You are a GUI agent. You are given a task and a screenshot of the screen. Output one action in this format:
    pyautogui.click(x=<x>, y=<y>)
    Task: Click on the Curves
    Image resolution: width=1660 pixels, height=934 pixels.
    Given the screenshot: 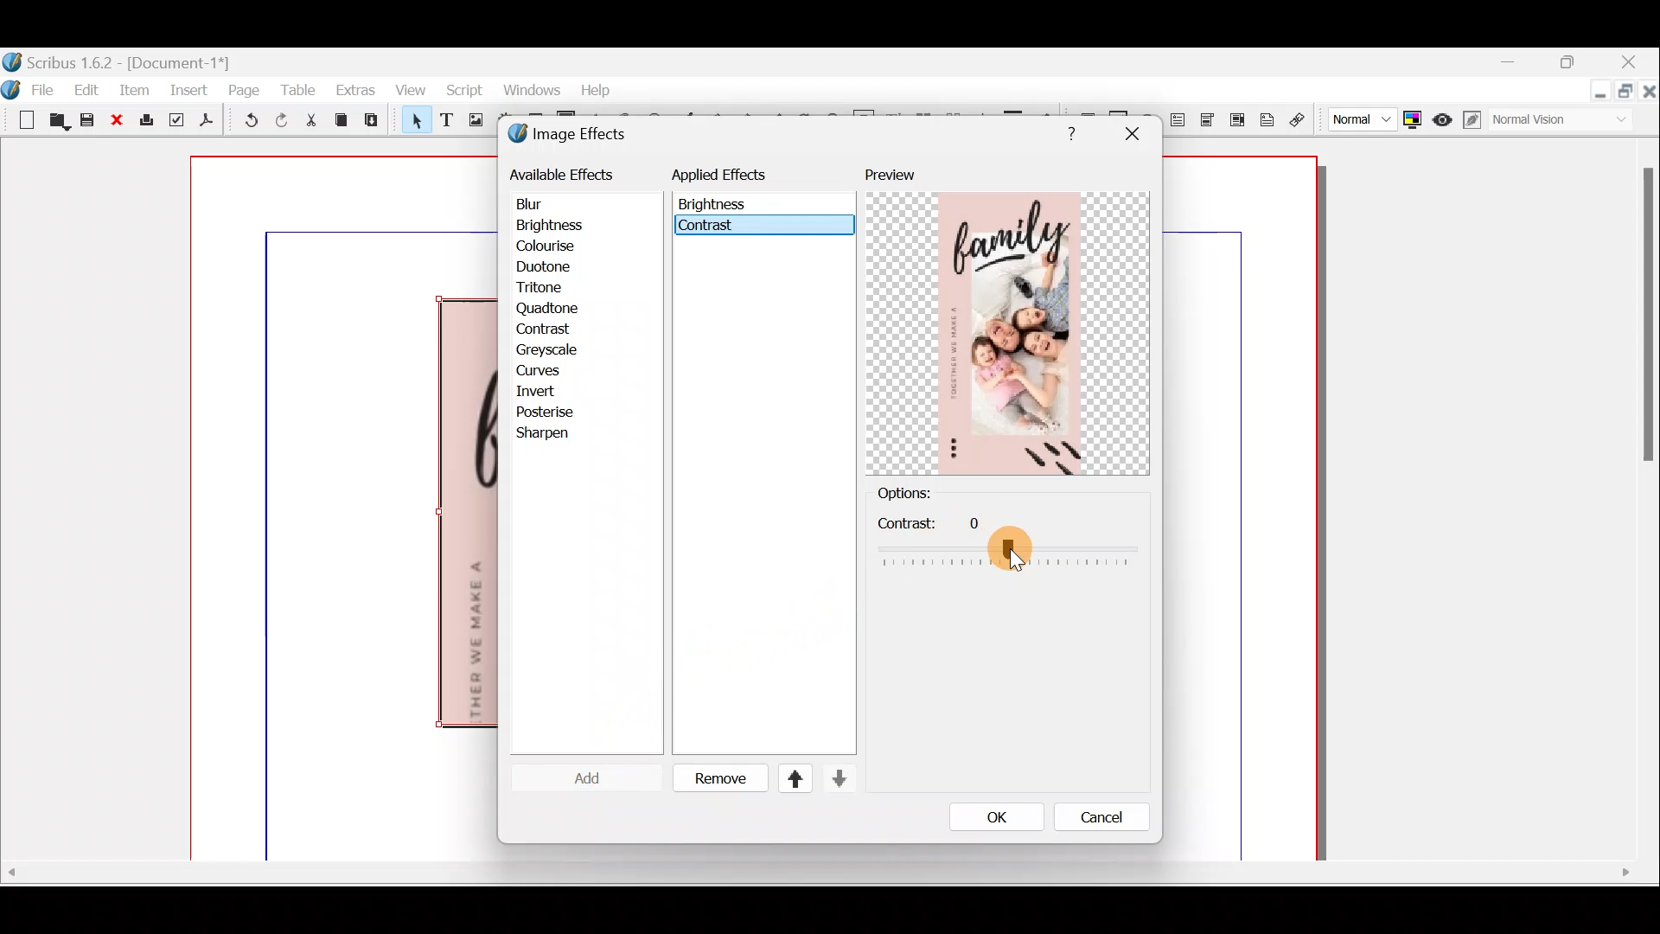 What is the action you would take?
    pyautogui.click(x=551, y=372)
    